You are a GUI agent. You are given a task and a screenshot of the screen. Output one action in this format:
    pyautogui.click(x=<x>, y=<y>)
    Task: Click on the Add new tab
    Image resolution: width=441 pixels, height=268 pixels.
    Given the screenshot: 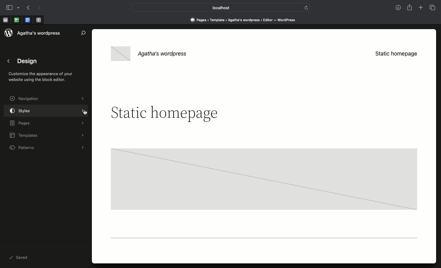 What is the action you would take?
    pyautogui.click(x=421, y=8)
    